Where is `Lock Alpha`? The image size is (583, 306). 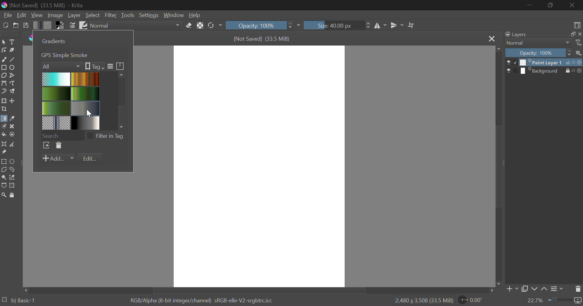
Lock Alpha is located at coordinates (200, 25).